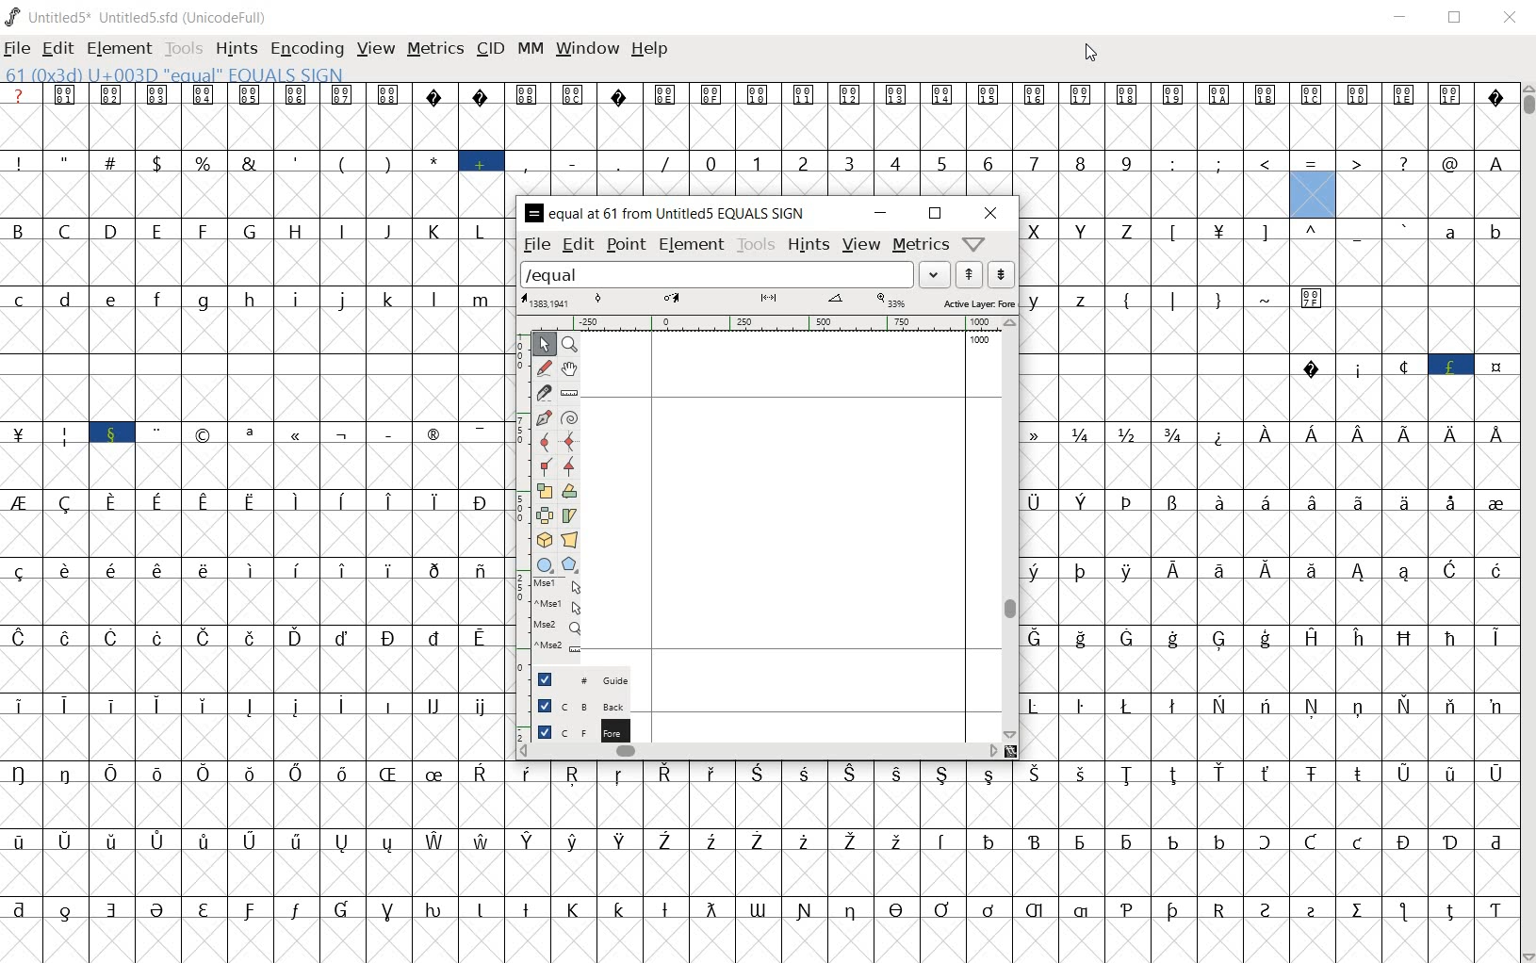  What do you see at coordinates (571, 392) in the screenshot?
I see `measure a distance, angle between points` at bounding box center [571, 392].